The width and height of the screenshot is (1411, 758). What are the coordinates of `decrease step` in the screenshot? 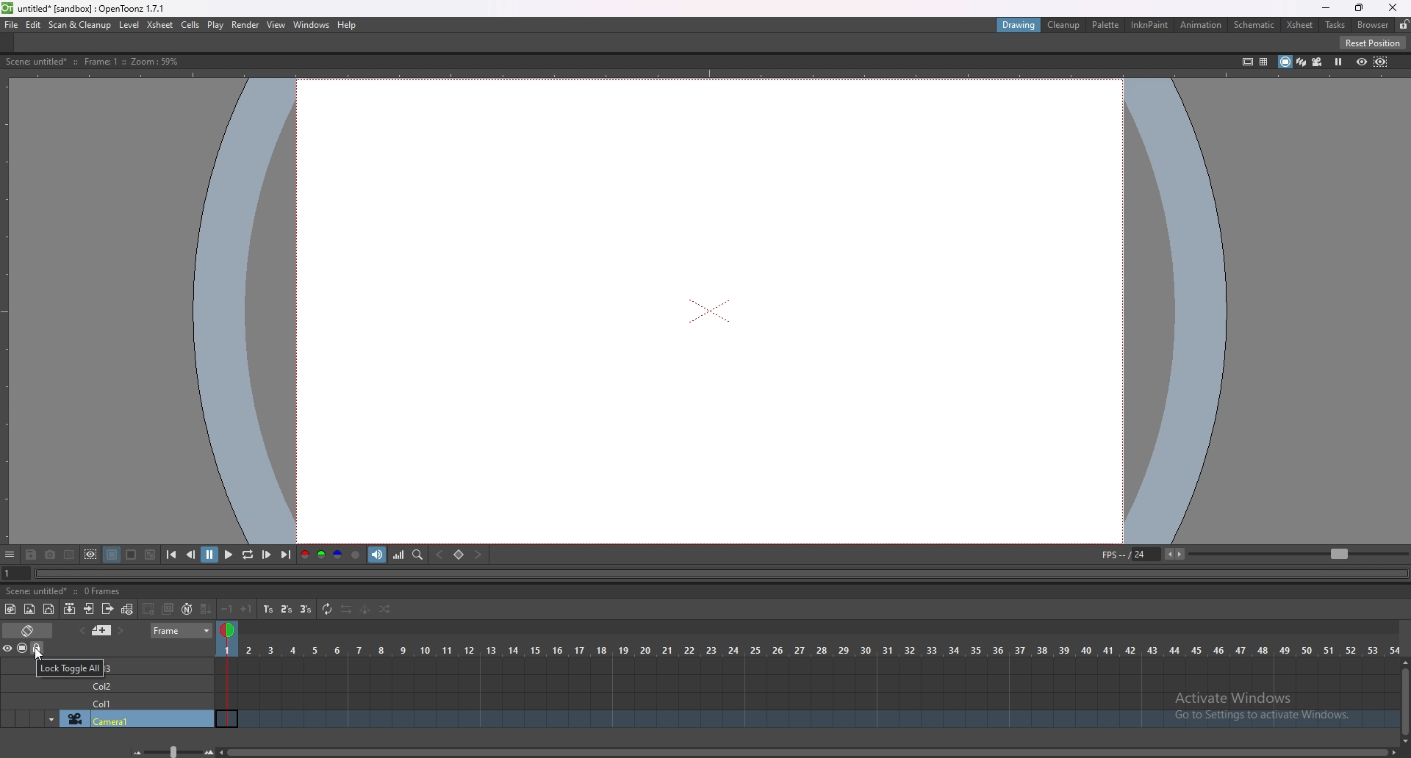 It's located at (228, 609).